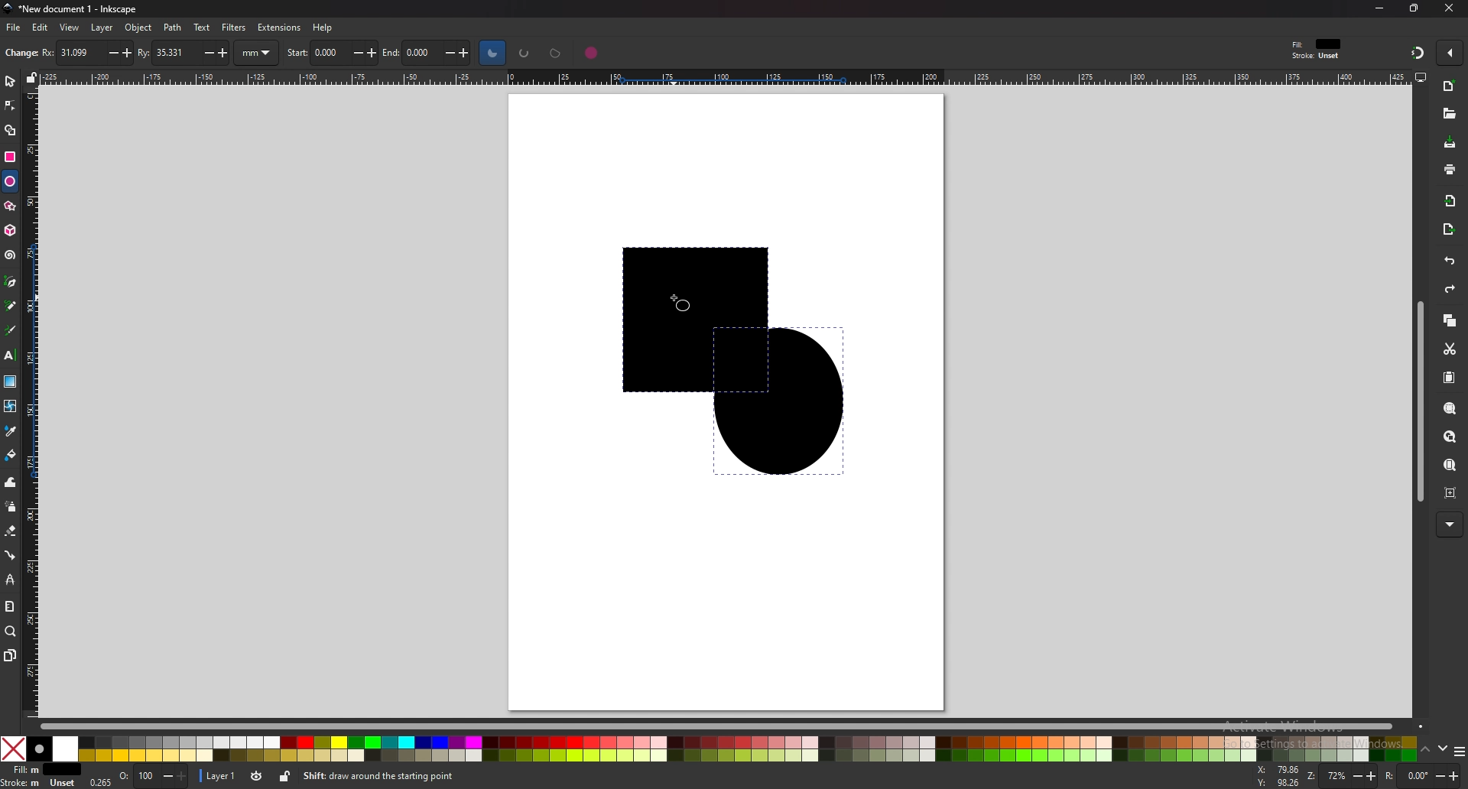 The width and height of the screenshot is (1468, 789). I want to click on vertical ruler, so click(34, 401).